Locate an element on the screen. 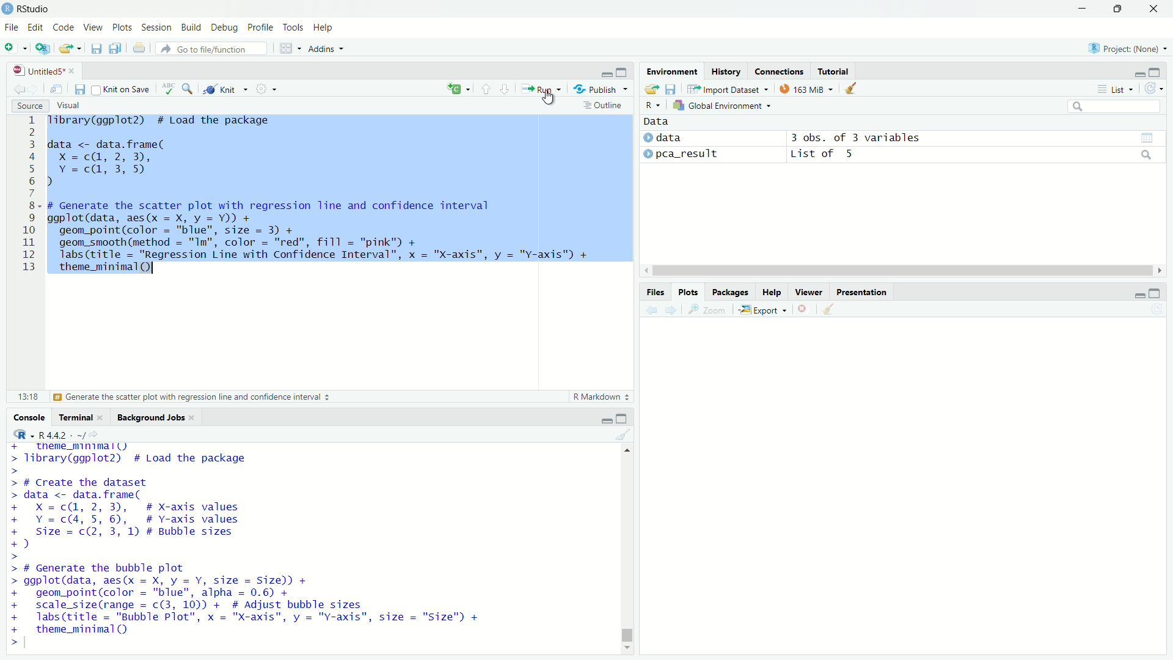 The width and height of the screenshot is (1173, 660). Publish is located at coordinates (602, 88).